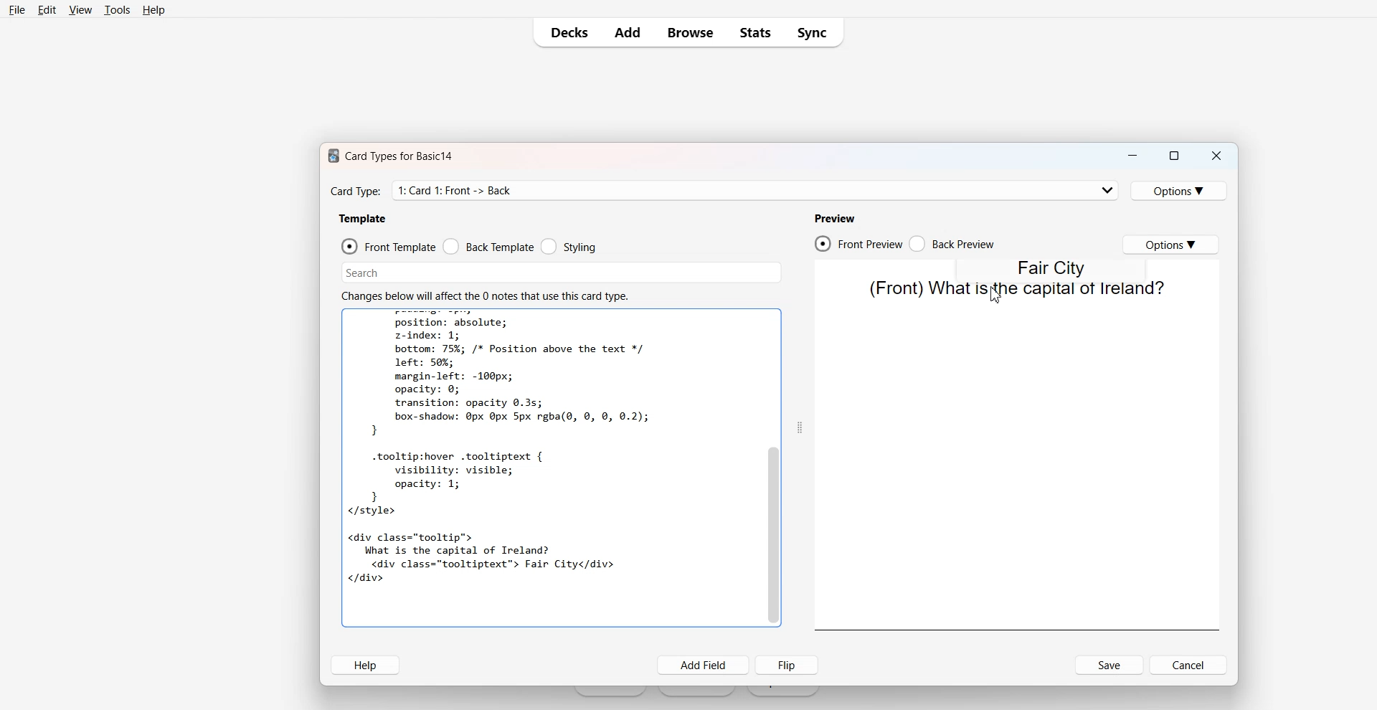  What do you see at coordinates (691, 33) in the screenshot?
I see `Browse` at bounding box center [691, 33].